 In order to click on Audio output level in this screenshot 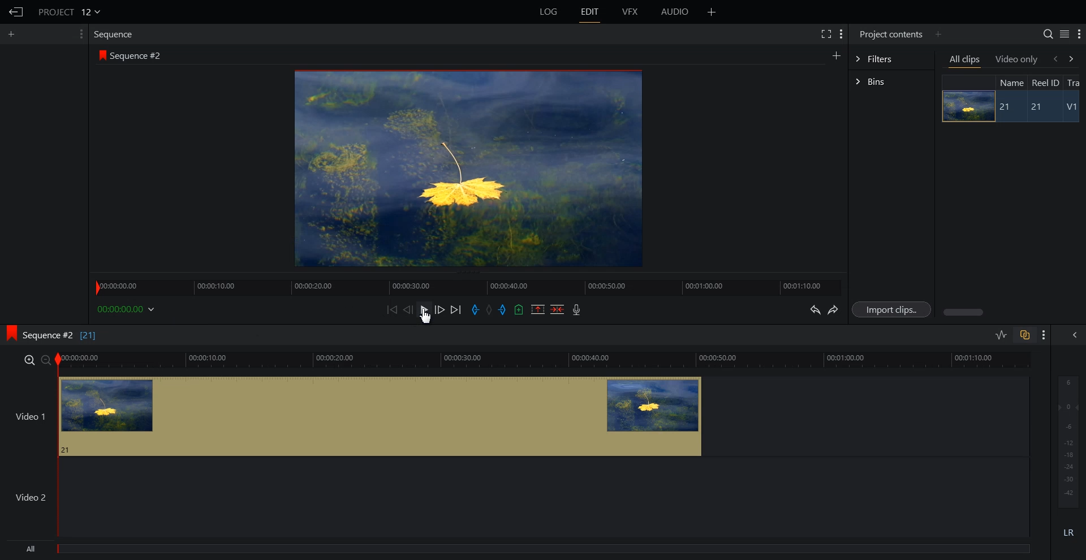, I will do `click(1066, 440)`.